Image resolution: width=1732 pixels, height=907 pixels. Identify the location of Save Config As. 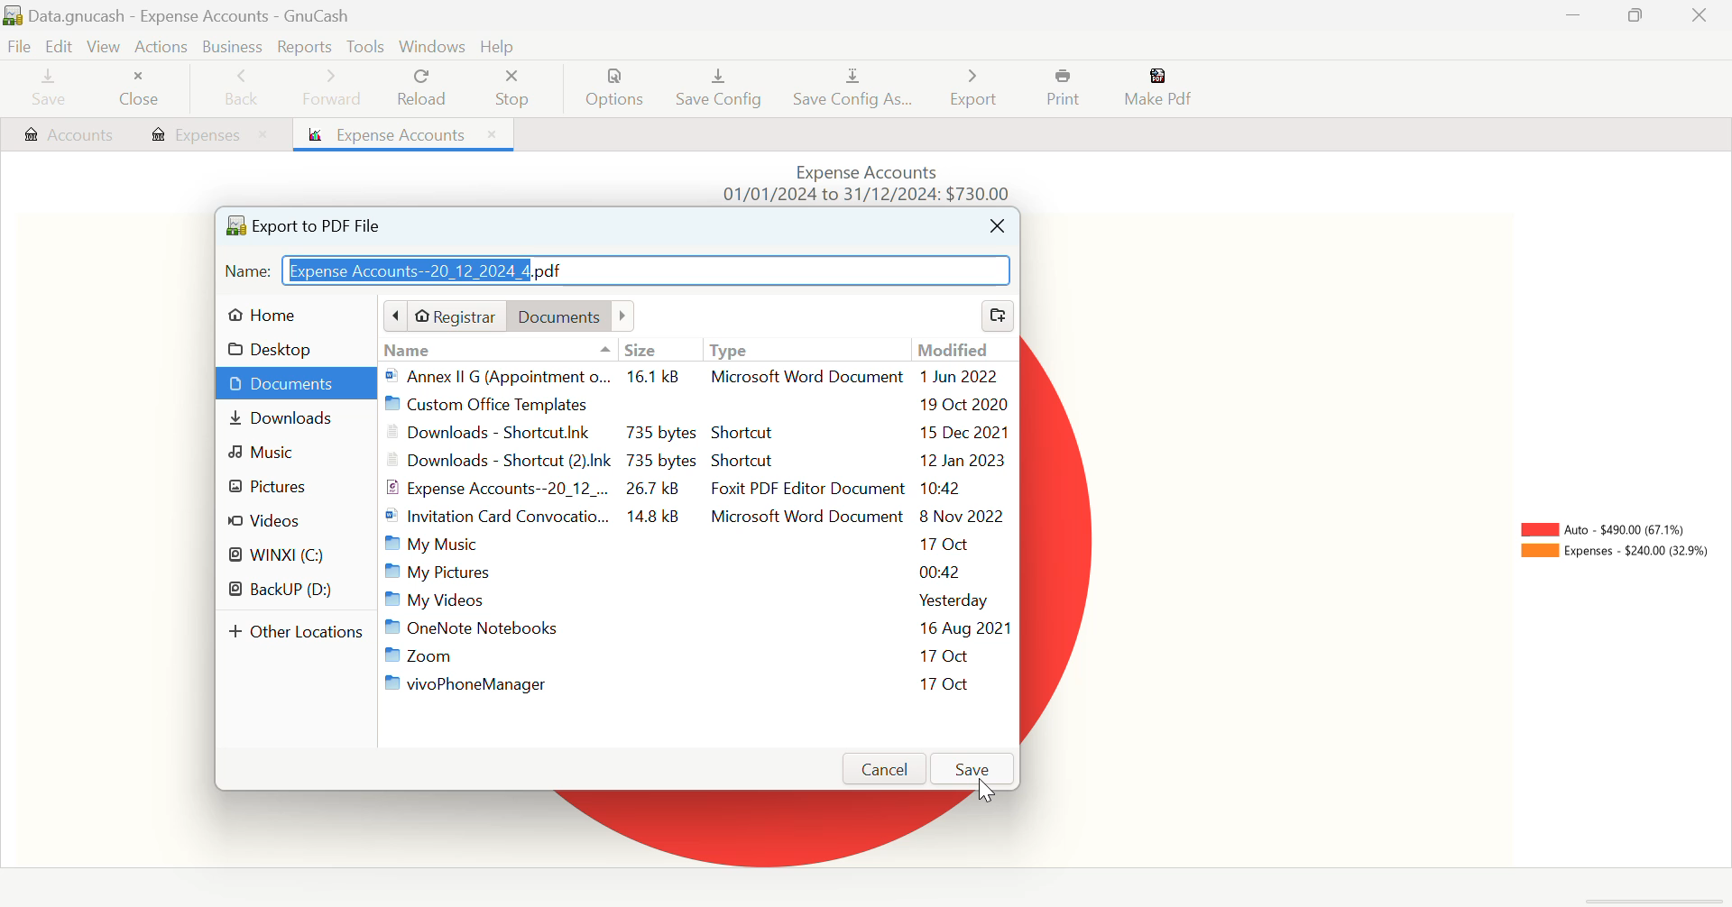
(854, 88).